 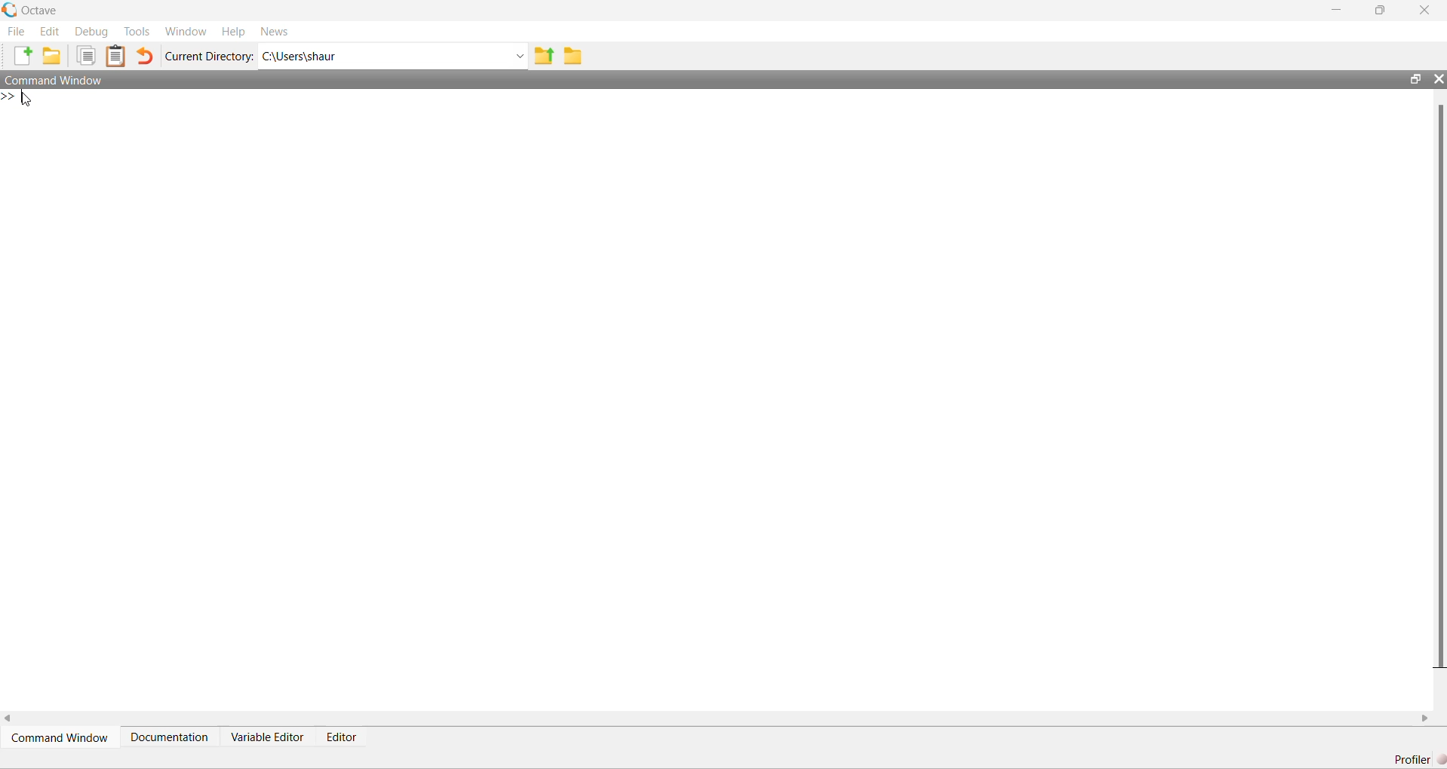 What do you see at coordinates (53, 80) in the screenshot?
I see `‘Command Window` at bounding box center [53, 80].